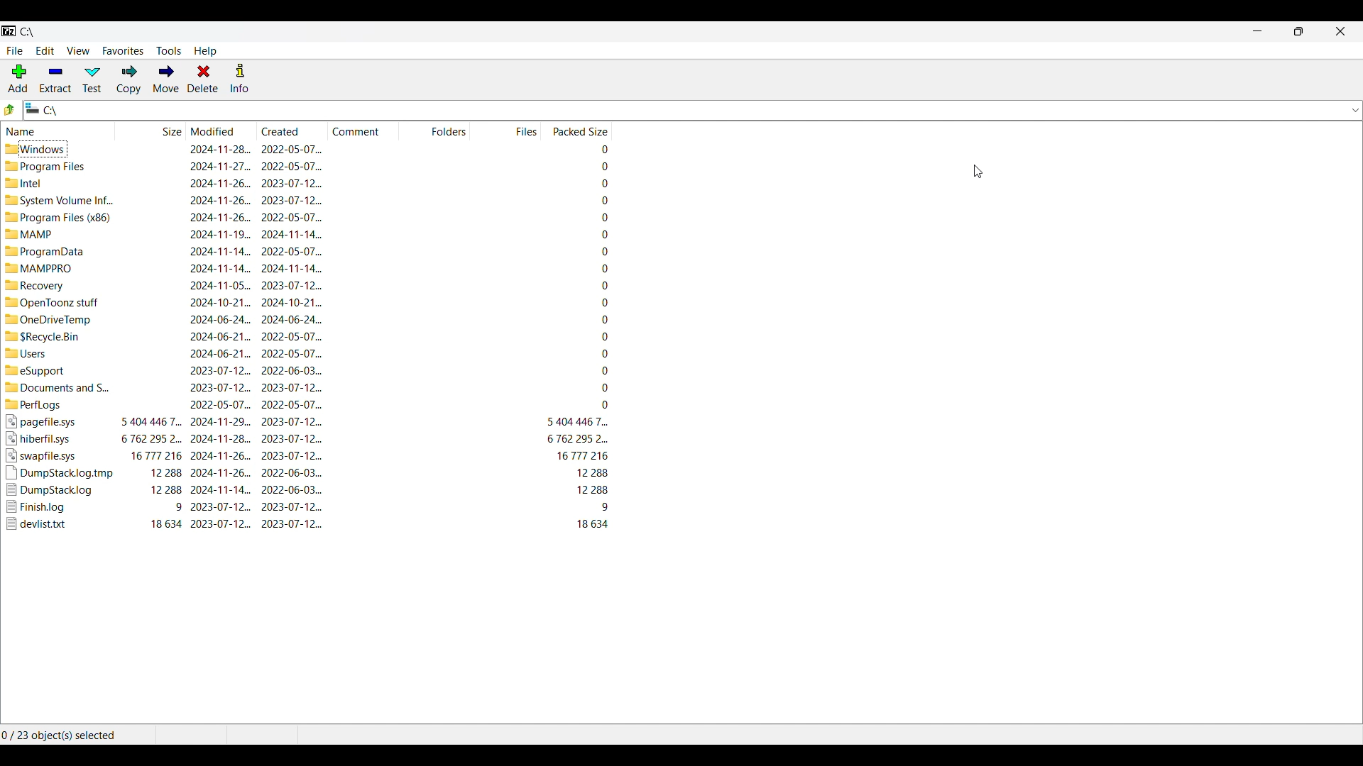 The height and width of the screenshot is (766, 1363). What do you see at coordinates (45, 50) in the screenshot?
I see `Edit menu` at bounding box center [45, 50].